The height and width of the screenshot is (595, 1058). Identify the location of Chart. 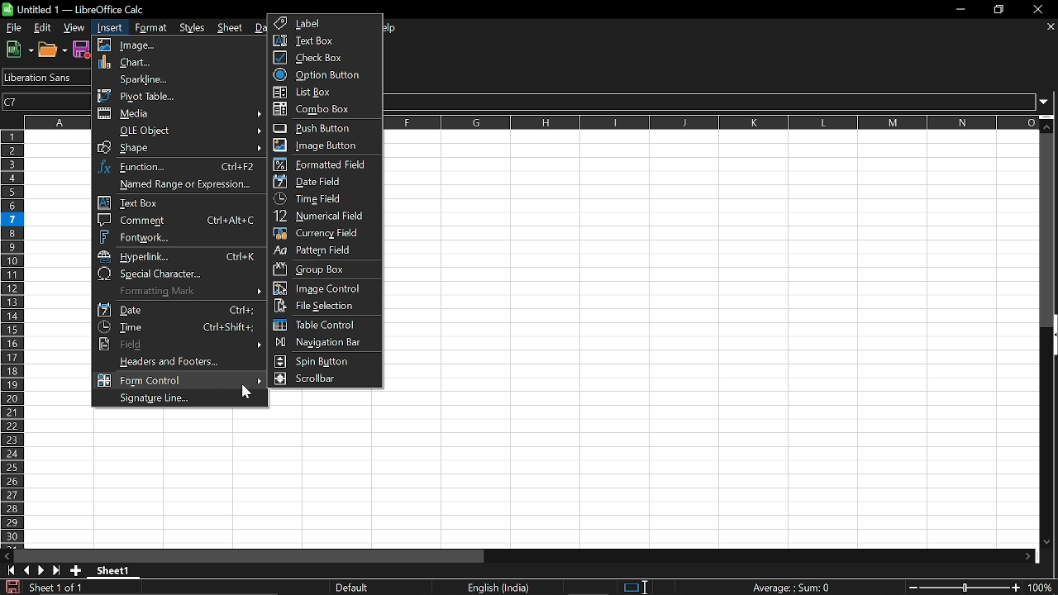
(176, 63).